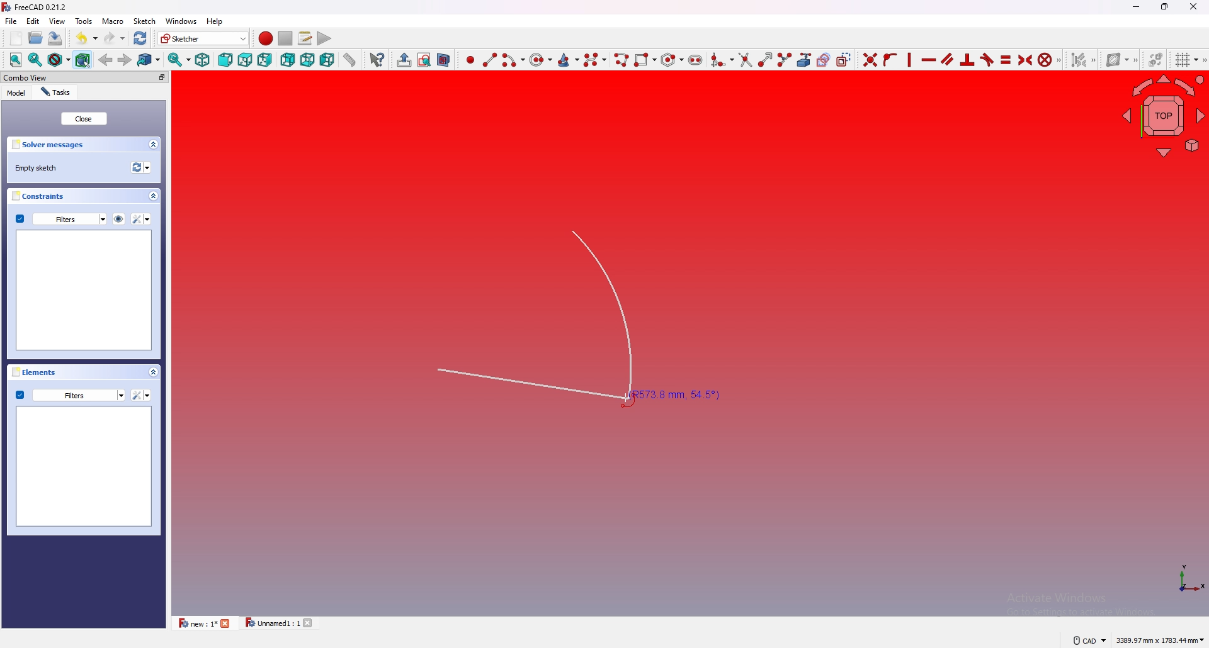  I want to click on macros, so click(305, 38).